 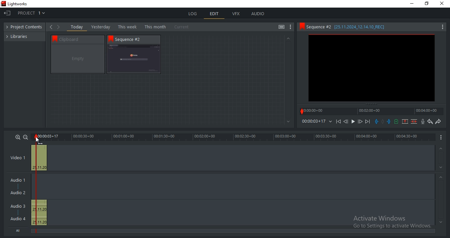 What do you see at coordinates (78, 59) in the screenshot?
I see `clipboard` at bounding box center [78, 59].